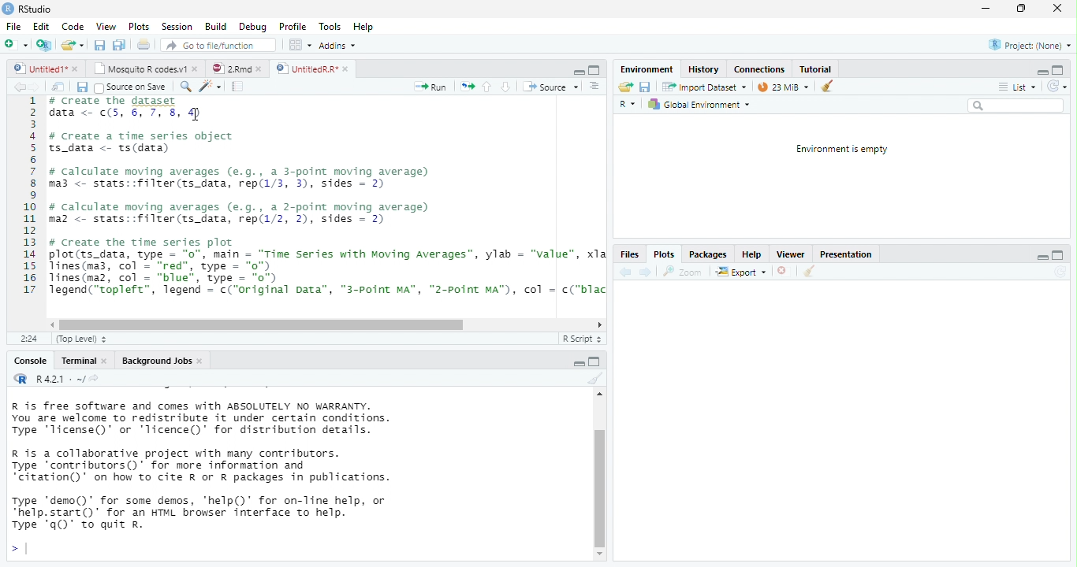 The width and height of the screenshot is (1077, 567). What do you see at coordinates (215, 45) in the screenshot?
I see `Go to file/function` at bounding box center [215, 45].